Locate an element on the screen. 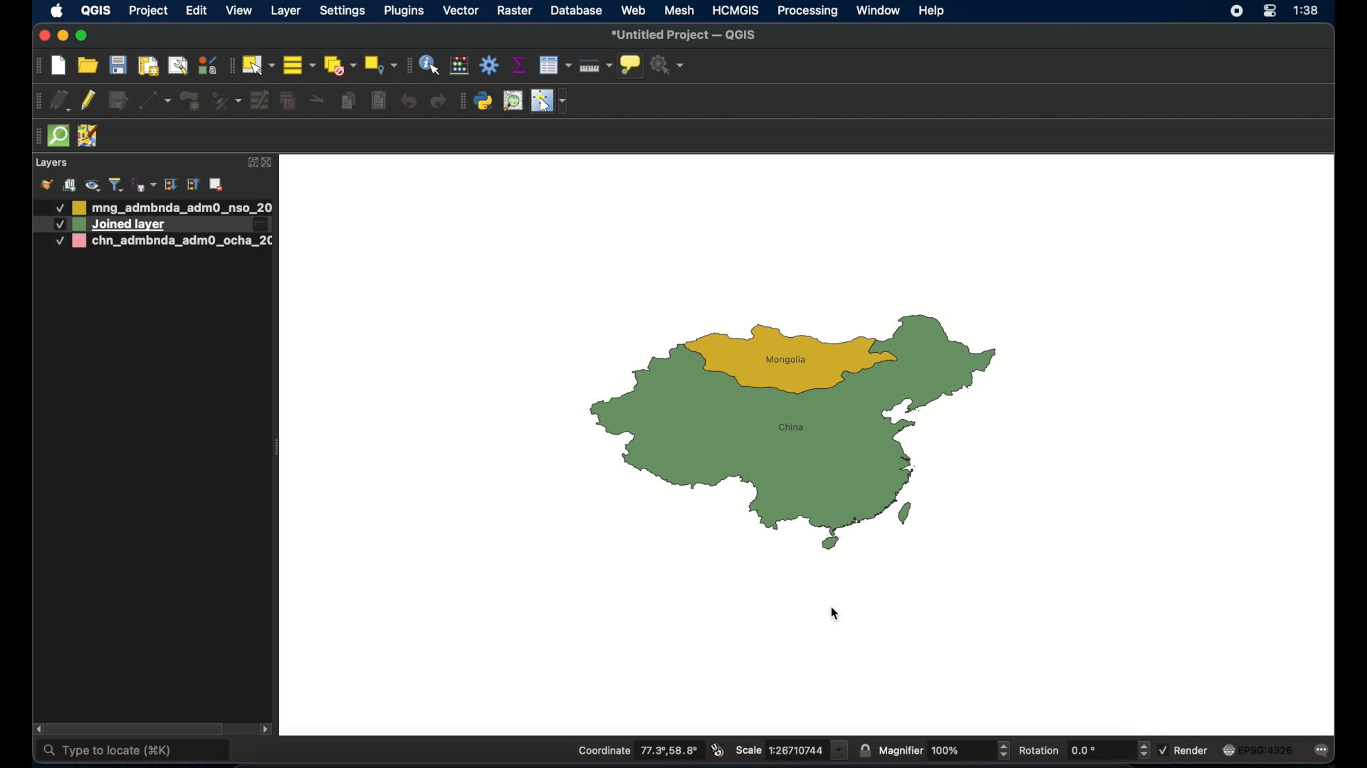  magnifier is located at coordinates (945, 751).